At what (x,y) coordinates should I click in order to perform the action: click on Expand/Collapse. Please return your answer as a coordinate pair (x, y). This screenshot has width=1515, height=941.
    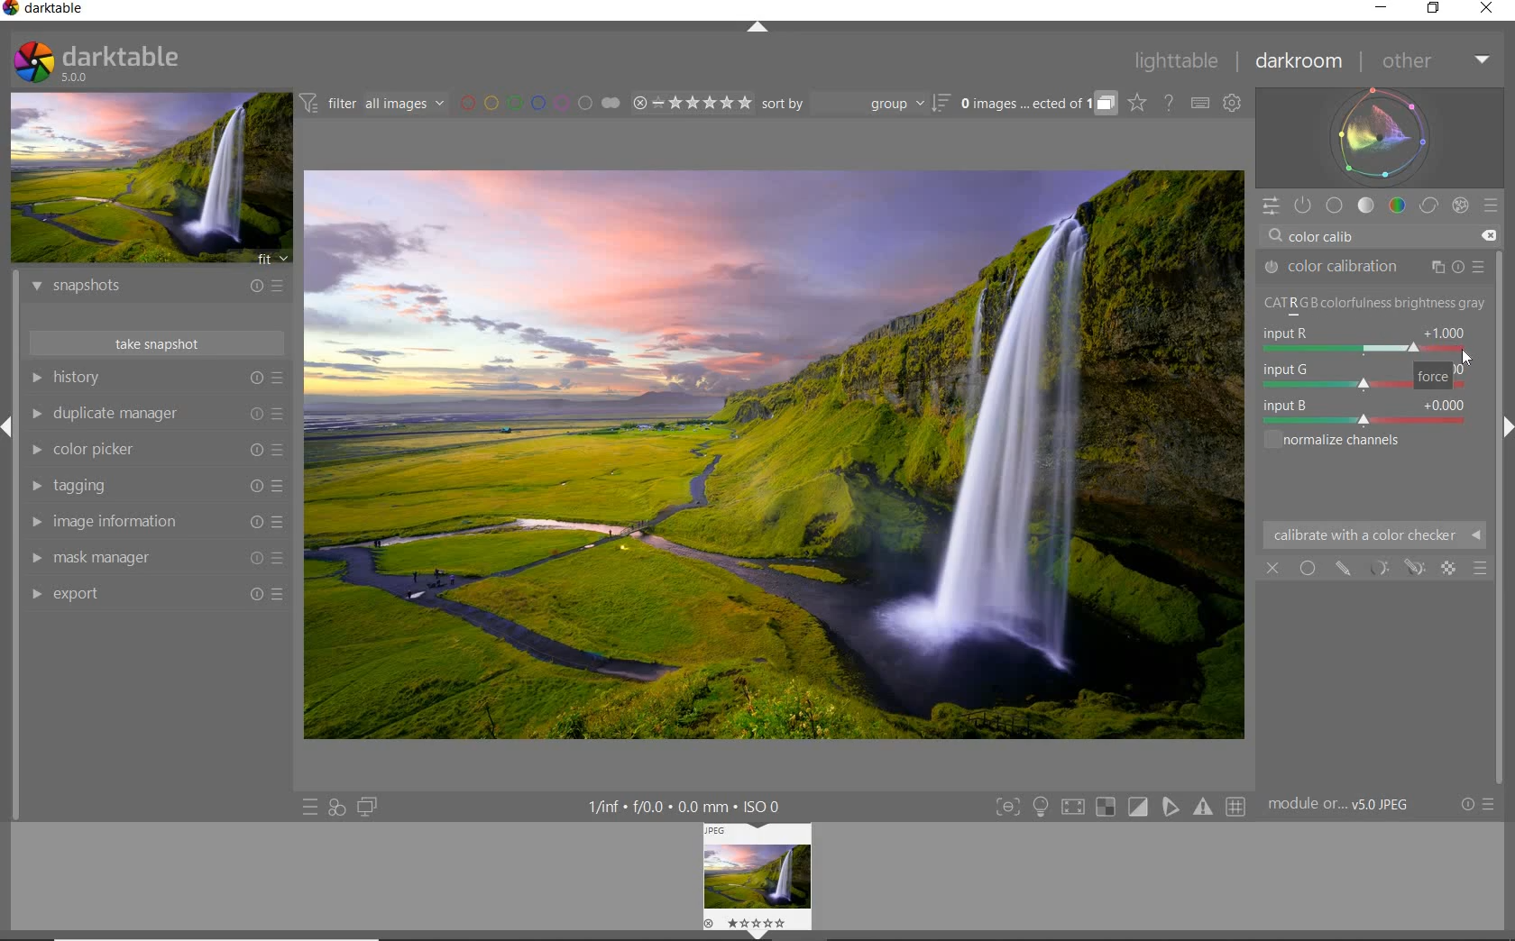
    Looking at the image, I should click on (1506, 425).